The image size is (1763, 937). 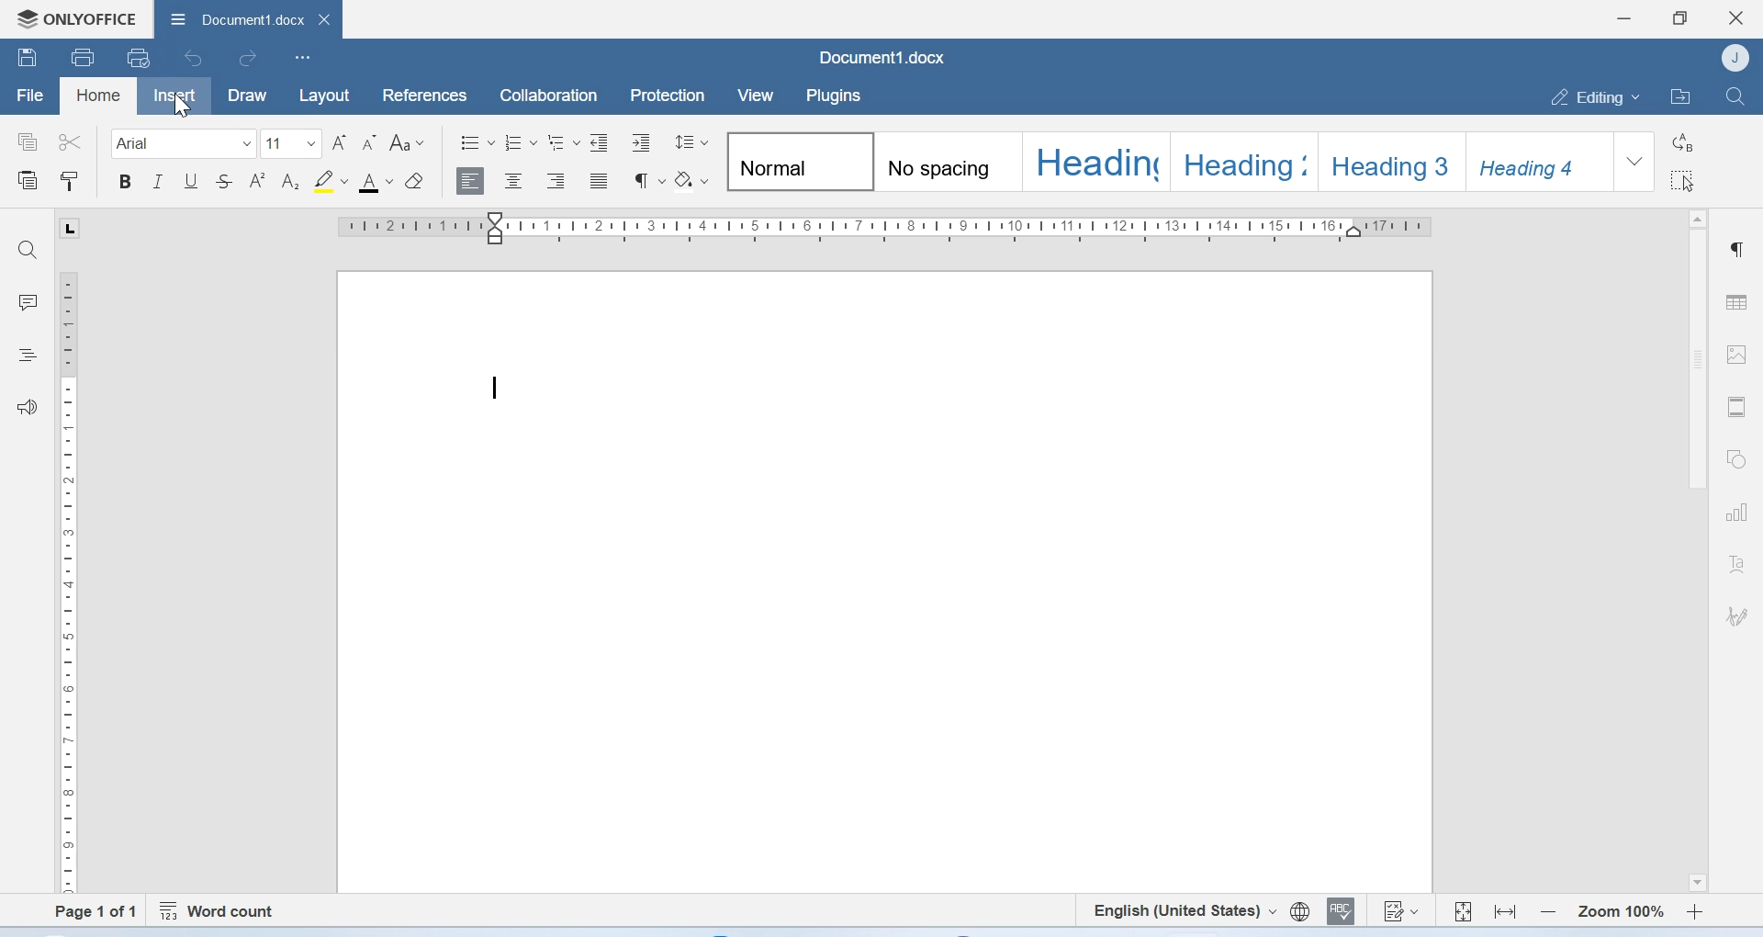 What do you see at coordinates (421, 95) in the screenshot?
I see `References` at bounding box center [421, 95].